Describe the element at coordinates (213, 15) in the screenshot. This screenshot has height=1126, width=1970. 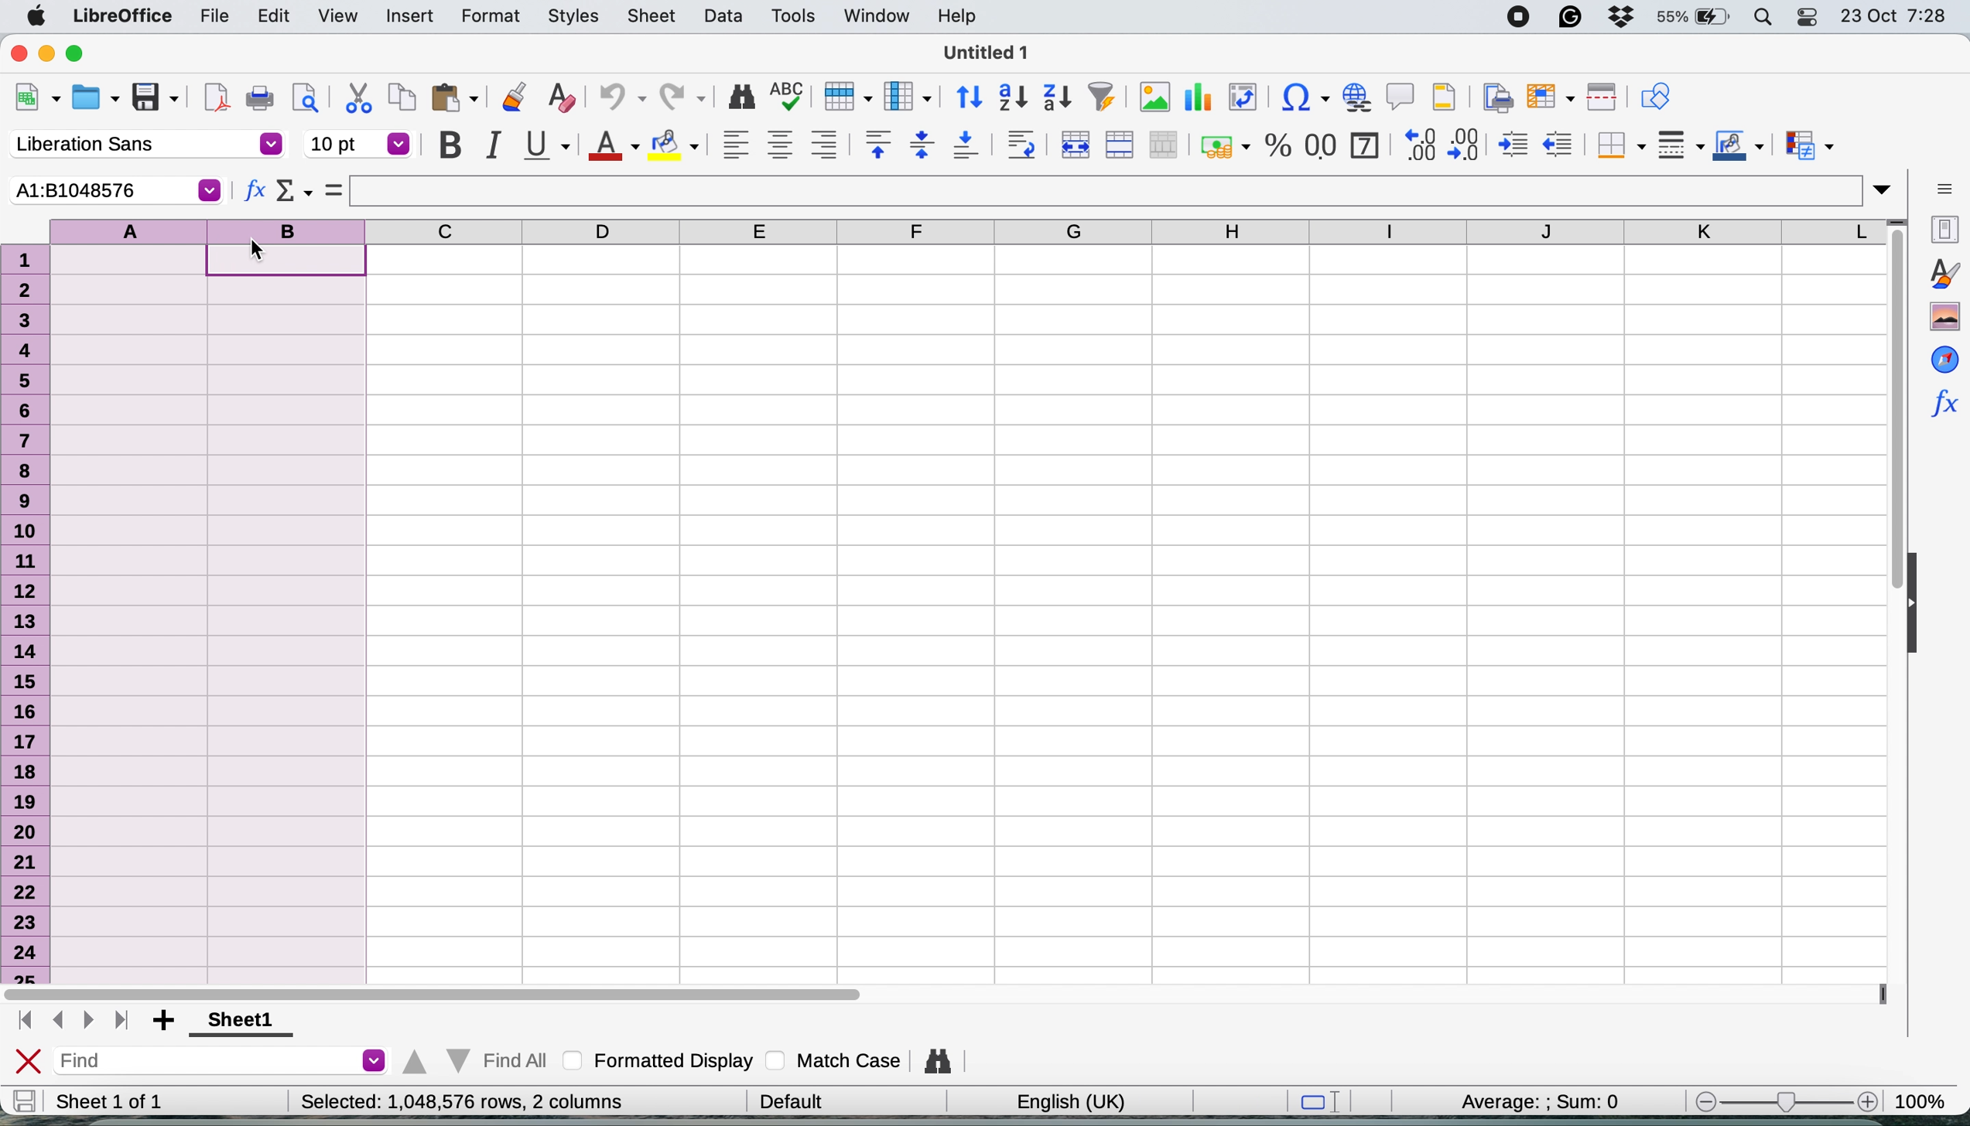
I see `file` at that location.